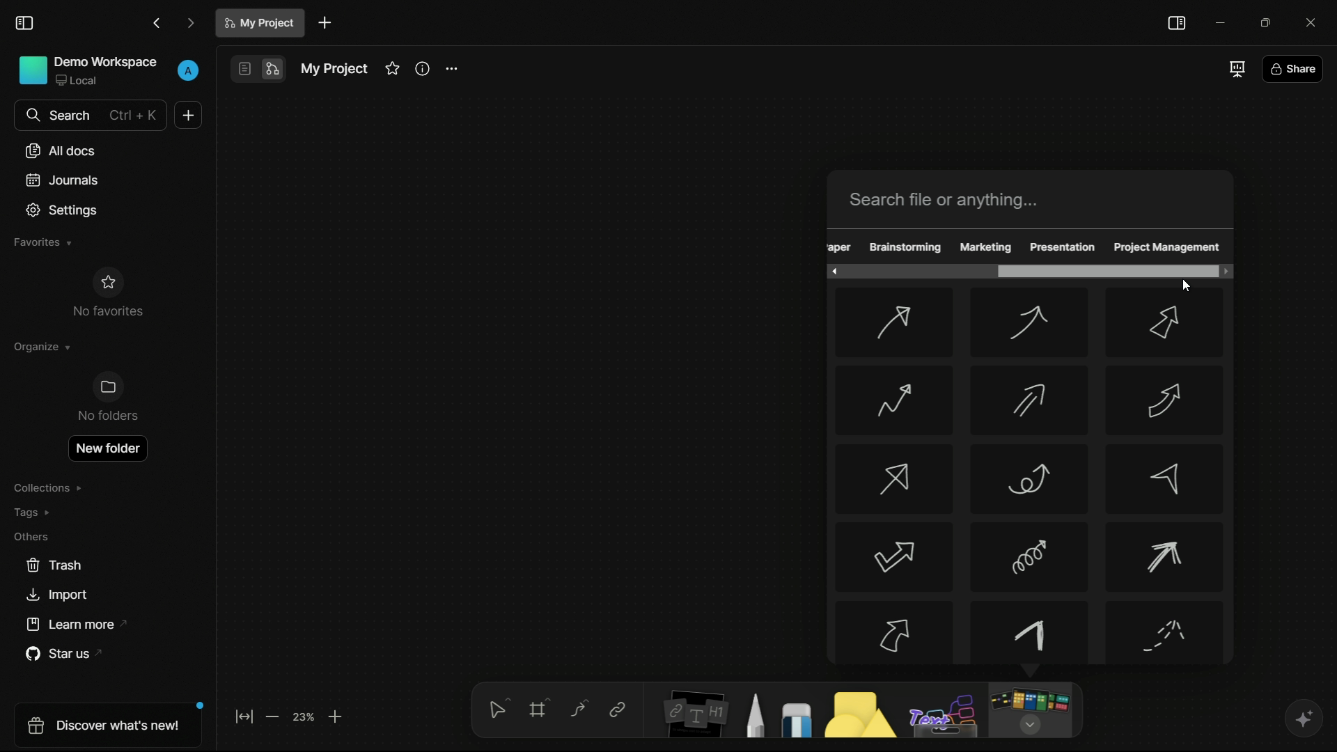 This screenshot has height=752, width=1337. Describe the element at coordinates (304, 716) in the screenshot. I see `zoom factor` at that location.